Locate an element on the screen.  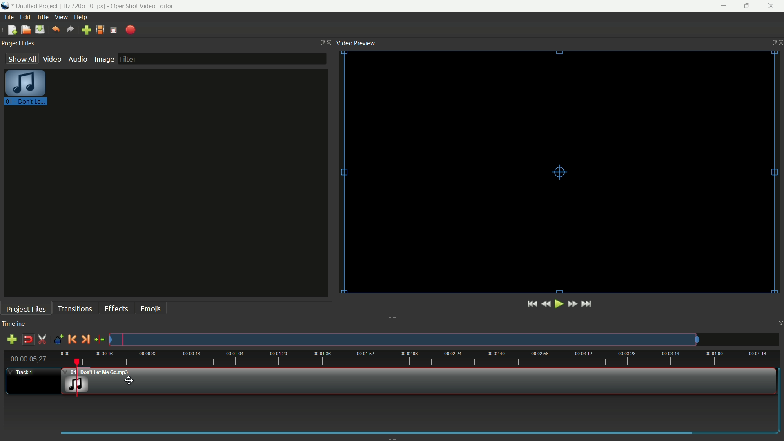
app name is located at coordinates (143, 6).